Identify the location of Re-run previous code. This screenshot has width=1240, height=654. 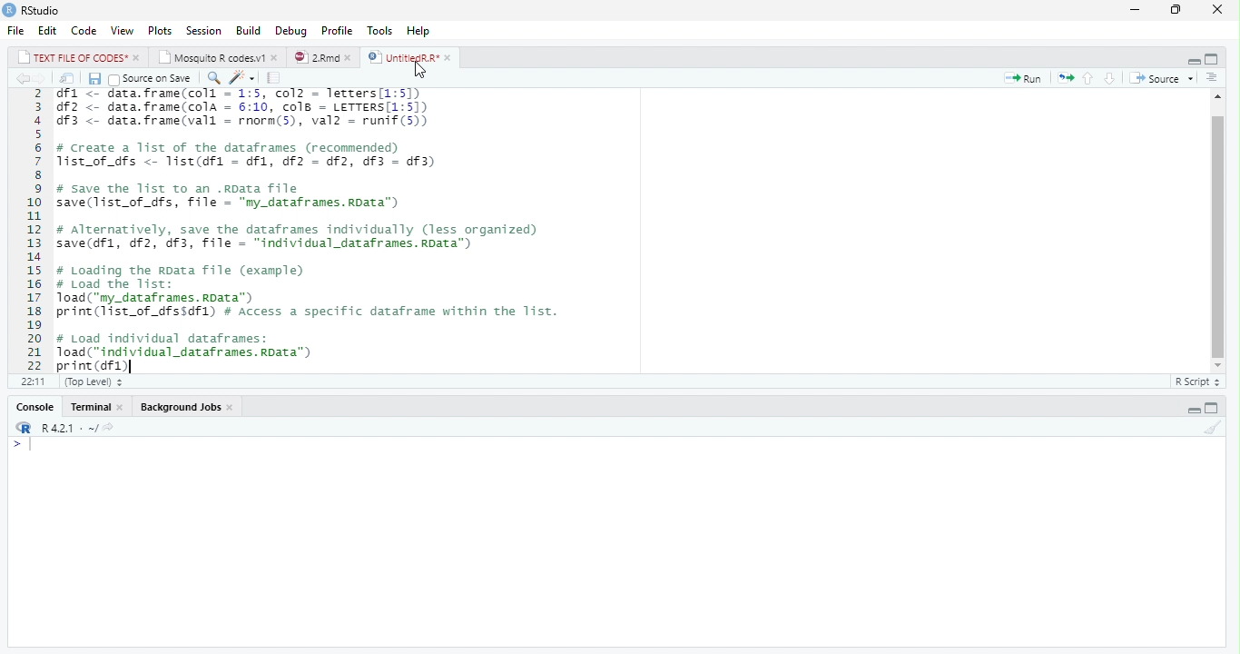
(1065, 77).